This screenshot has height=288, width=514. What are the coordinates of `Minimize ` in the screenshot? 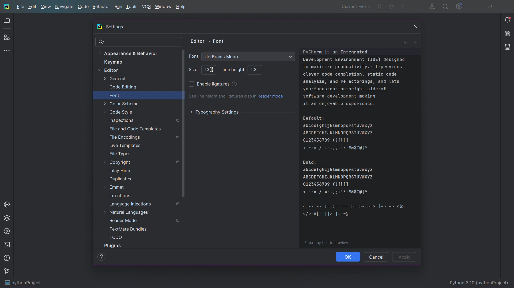 It's located at (474, 6).